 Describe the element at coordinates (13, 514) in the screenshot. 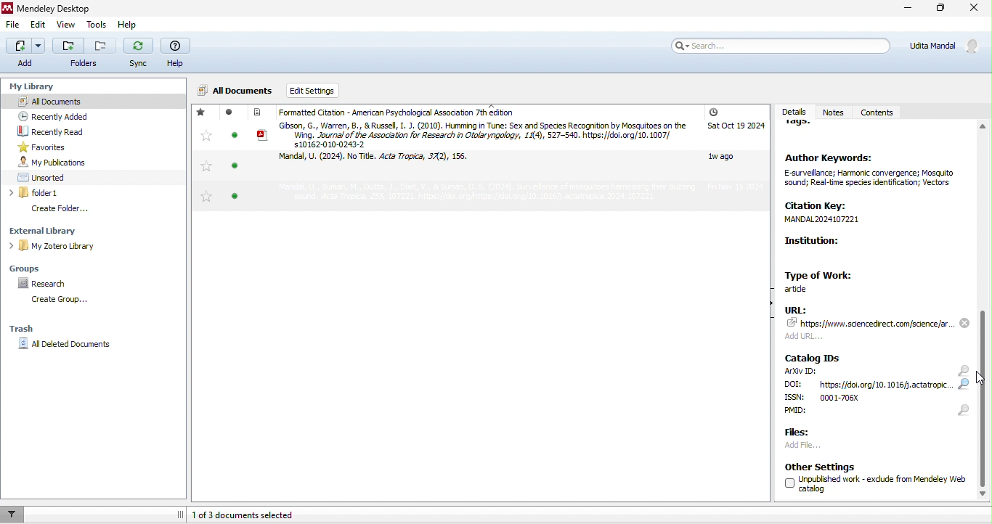

I see `filter` at that location.